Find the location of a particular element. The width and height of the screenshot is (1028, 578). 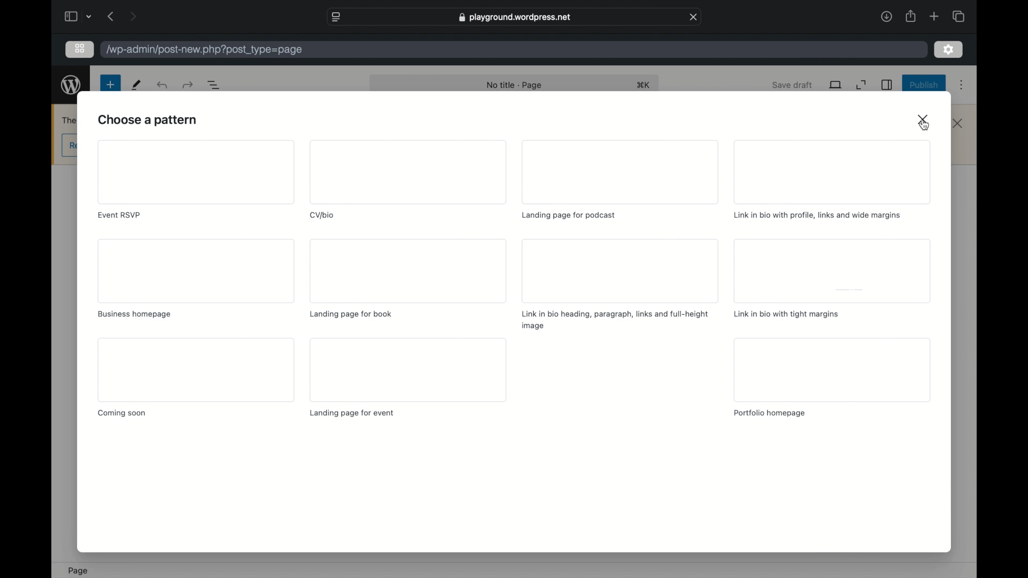

new is located at coordinates (110, 85).